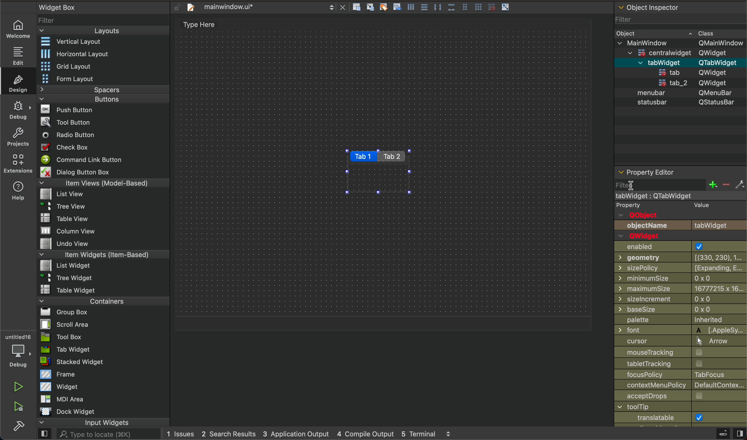 The width and height of the screenshot is (747, 440). Describe the element at coordinates (682, 417) in the screenshot. I see `` at that location.